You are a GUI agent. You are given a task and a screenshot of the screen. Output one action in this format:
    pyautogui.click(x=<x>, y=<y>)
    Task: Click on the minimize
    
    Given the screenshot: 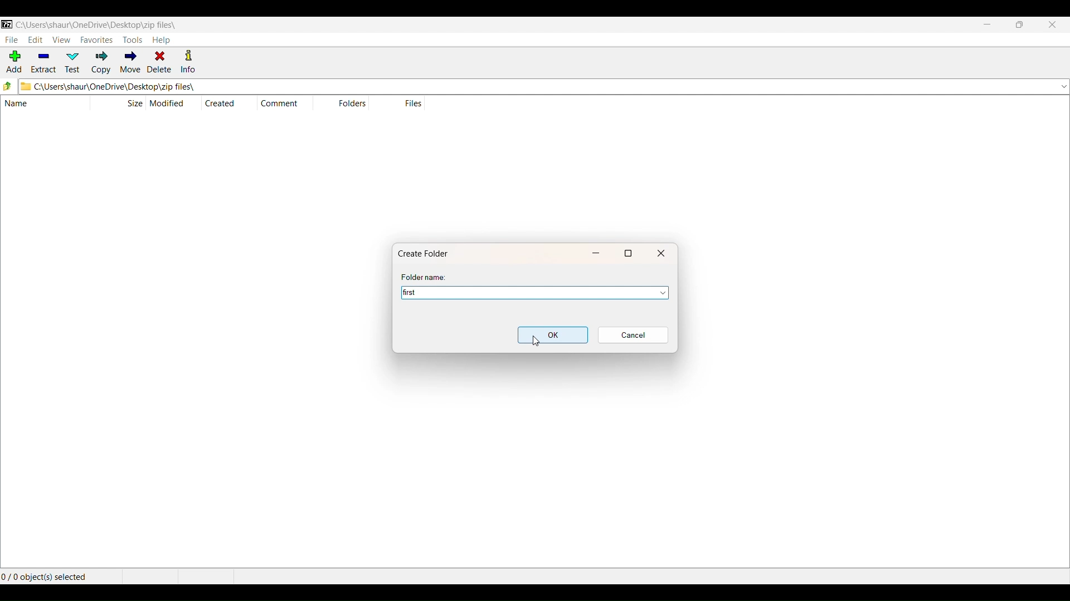 What is the action you would take?
    pyautogui.click(x=598, y=252)
    